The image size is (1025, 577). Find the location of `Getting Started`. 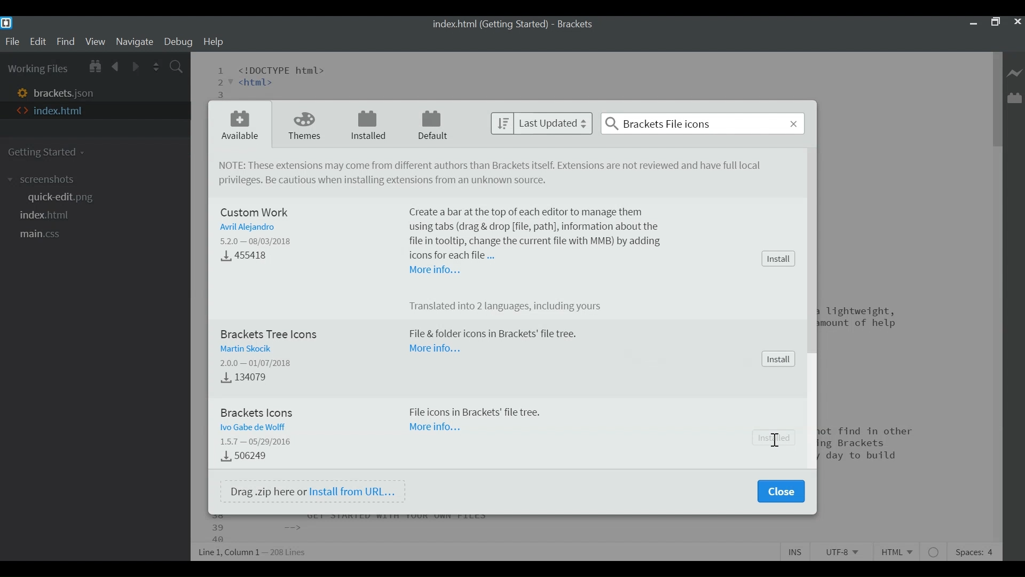

Getting Started is located at coordinates (48, 151).